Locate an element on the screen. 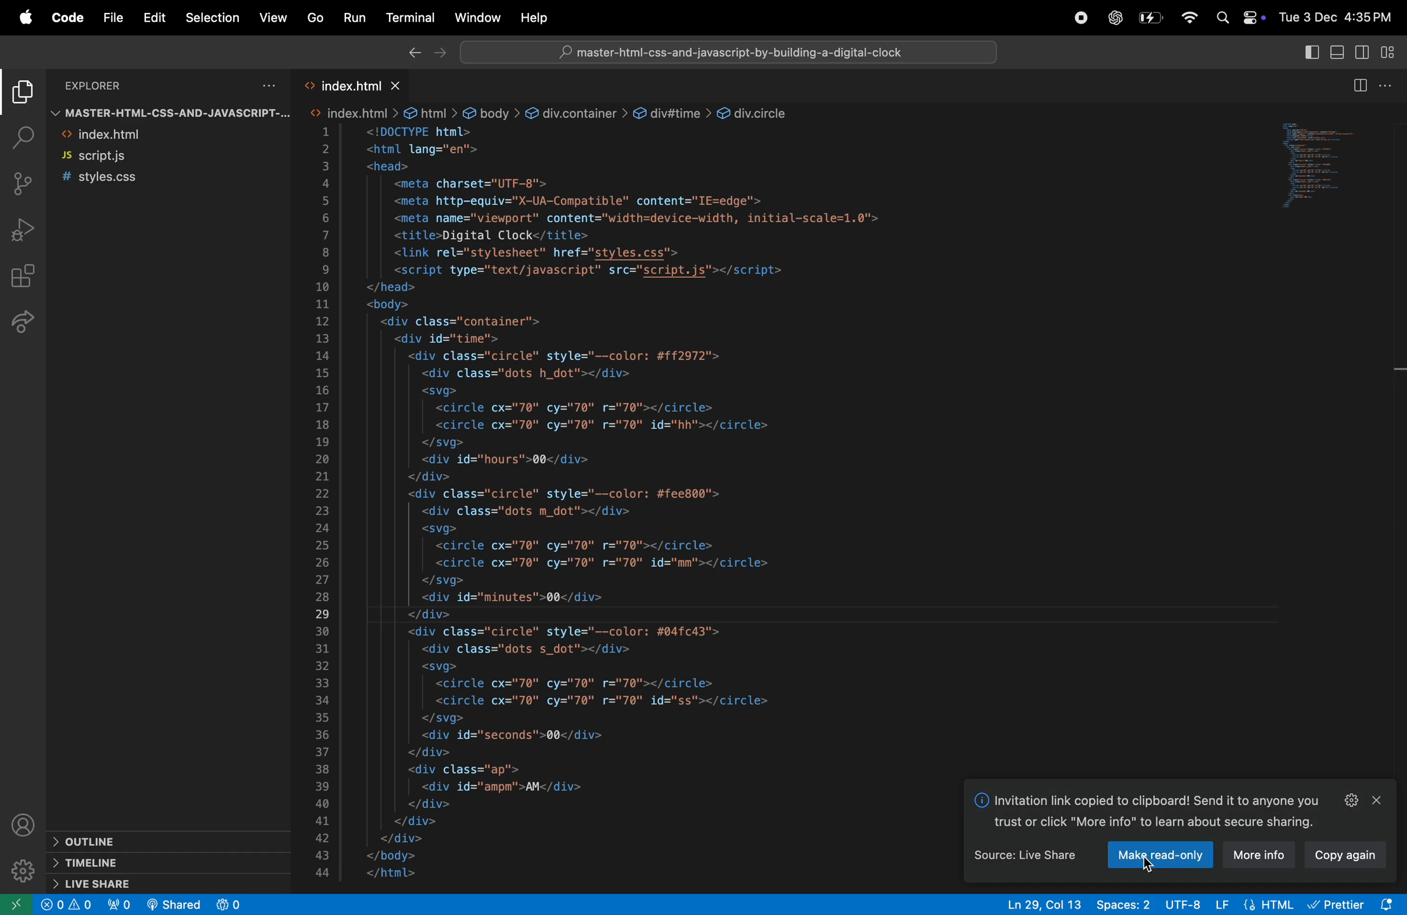 Image resolution: width=1407 pixels, height=915 pixels. file is located at coordinates (110, 17).